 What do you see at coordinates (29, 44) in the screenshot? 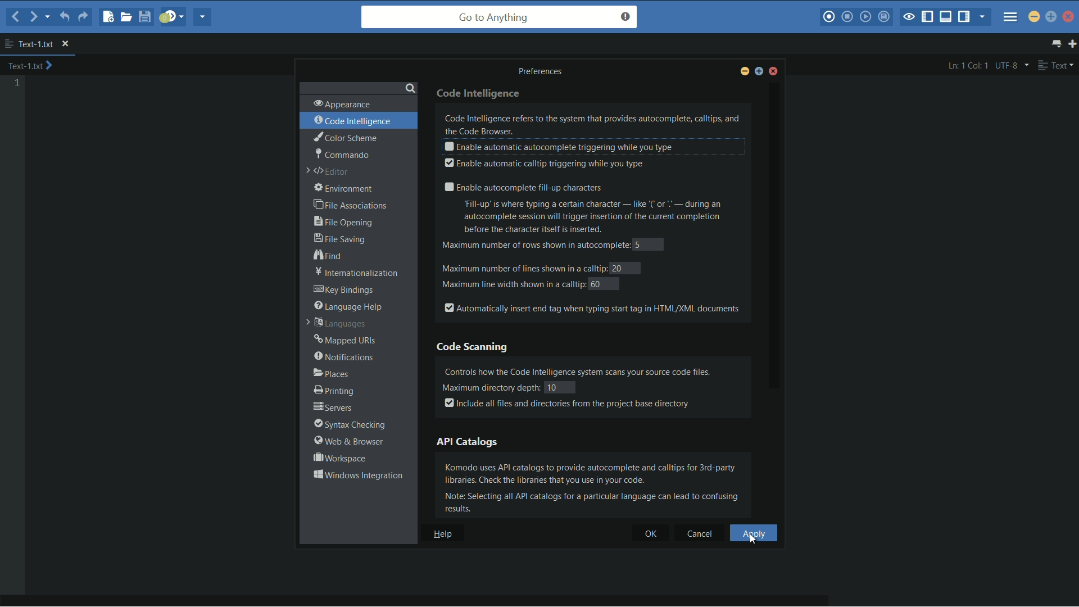
I see `text-1.txt` at bounding box center [29, 44].